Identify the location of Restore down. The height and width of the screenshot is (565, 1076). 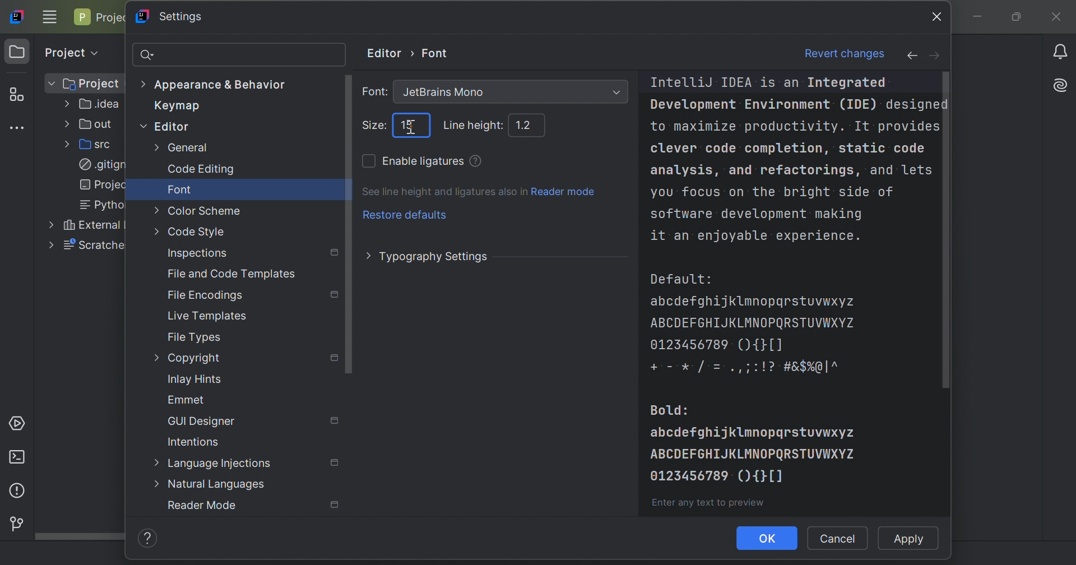
(1015, 18).